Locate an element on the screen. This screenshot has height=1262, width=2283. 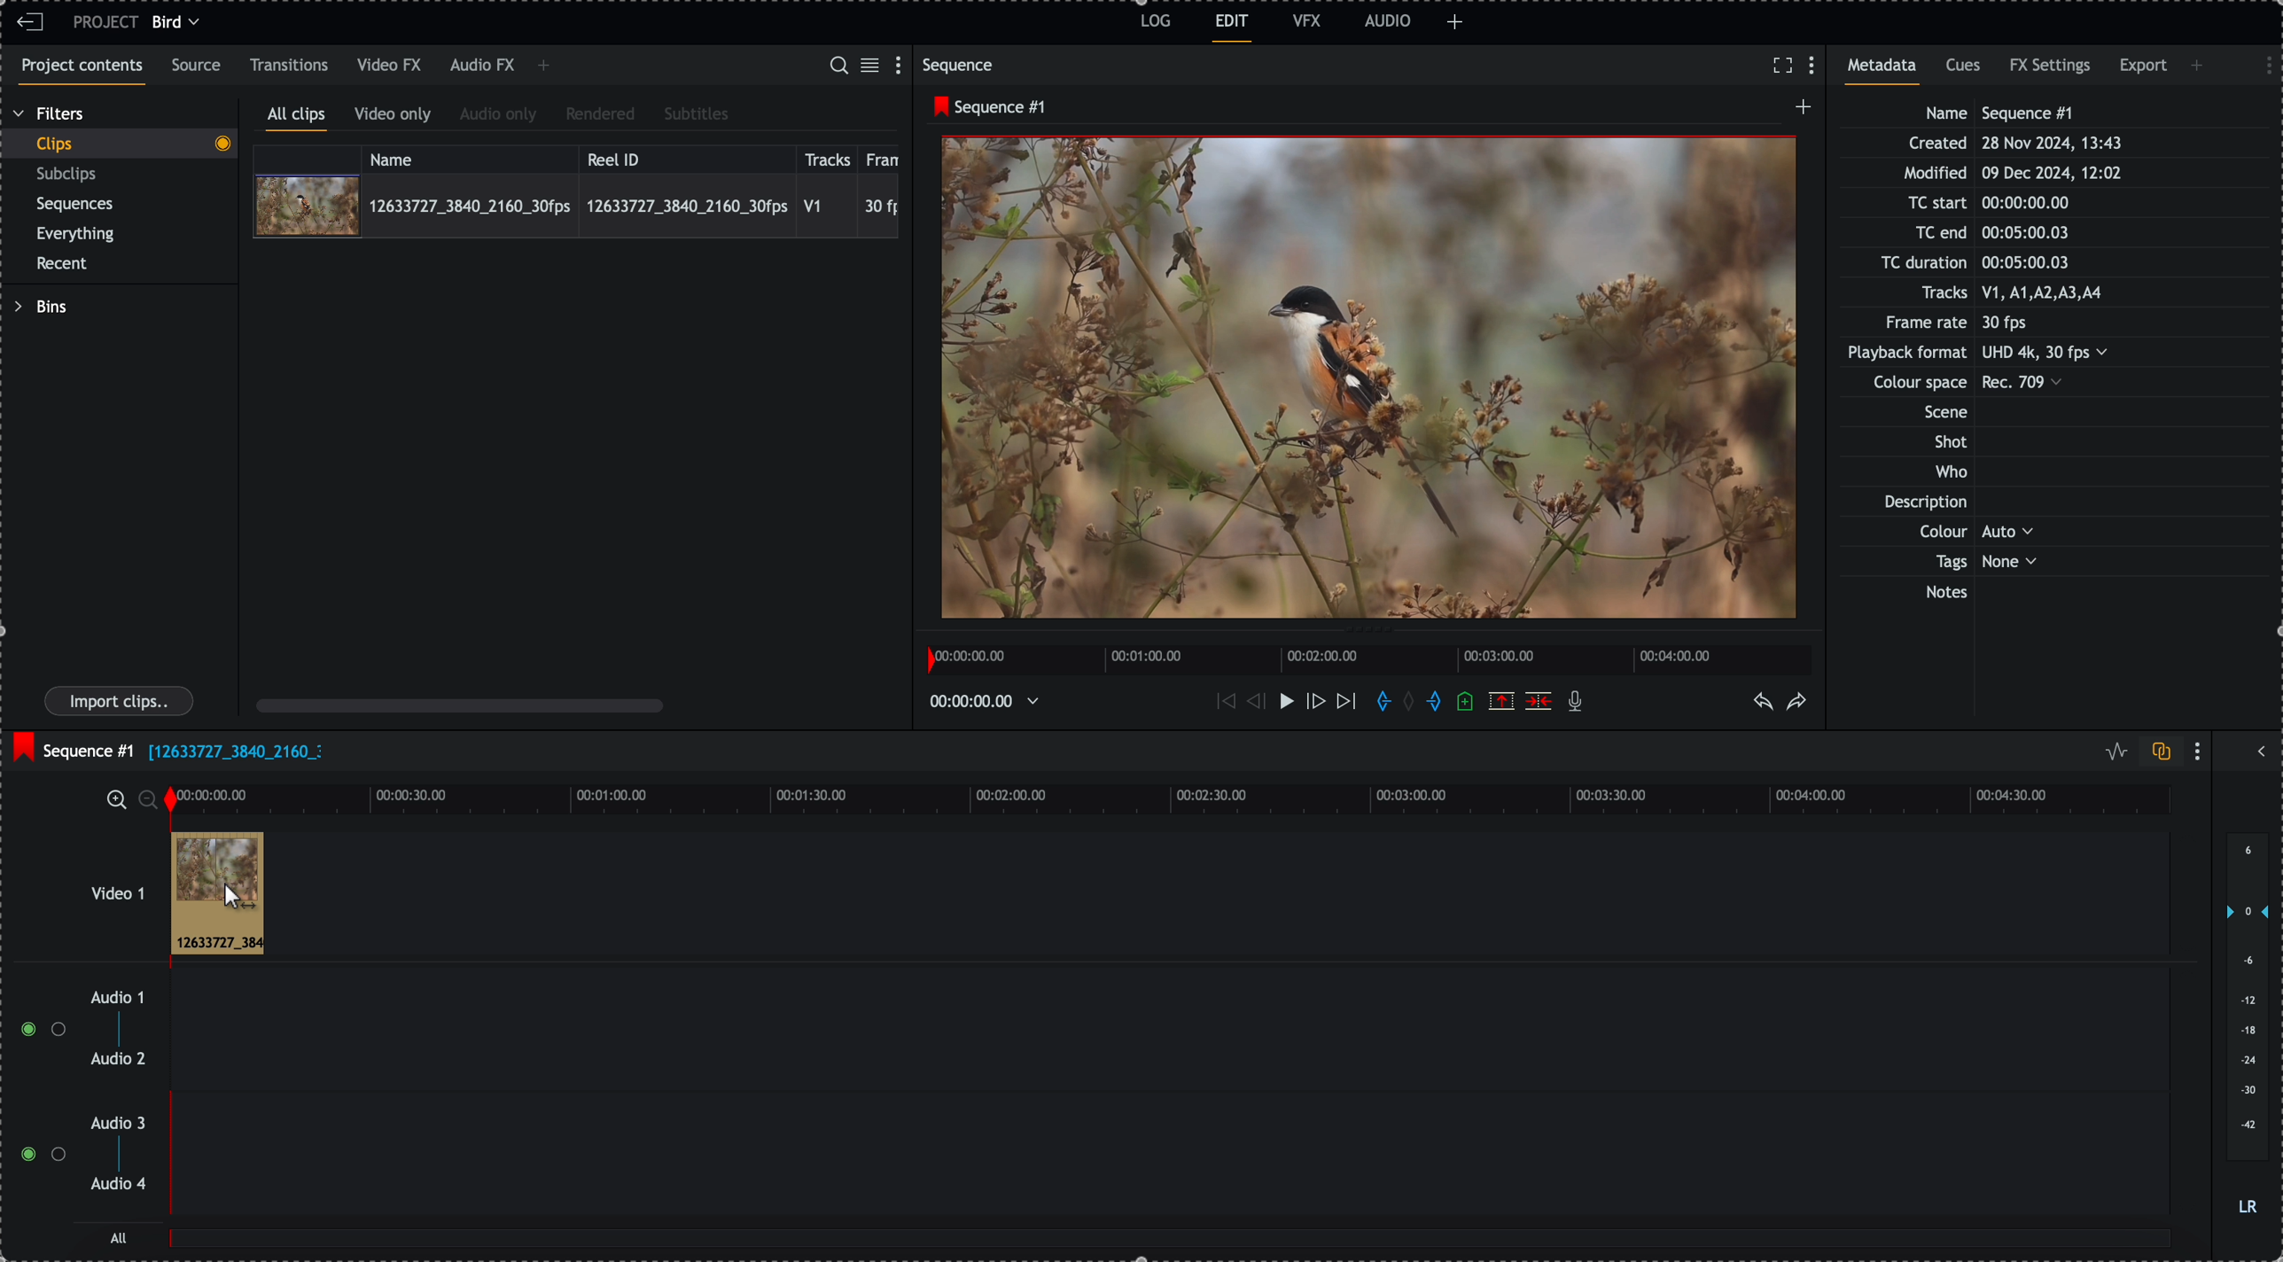
metadata is located at coordinates (1888, 71).